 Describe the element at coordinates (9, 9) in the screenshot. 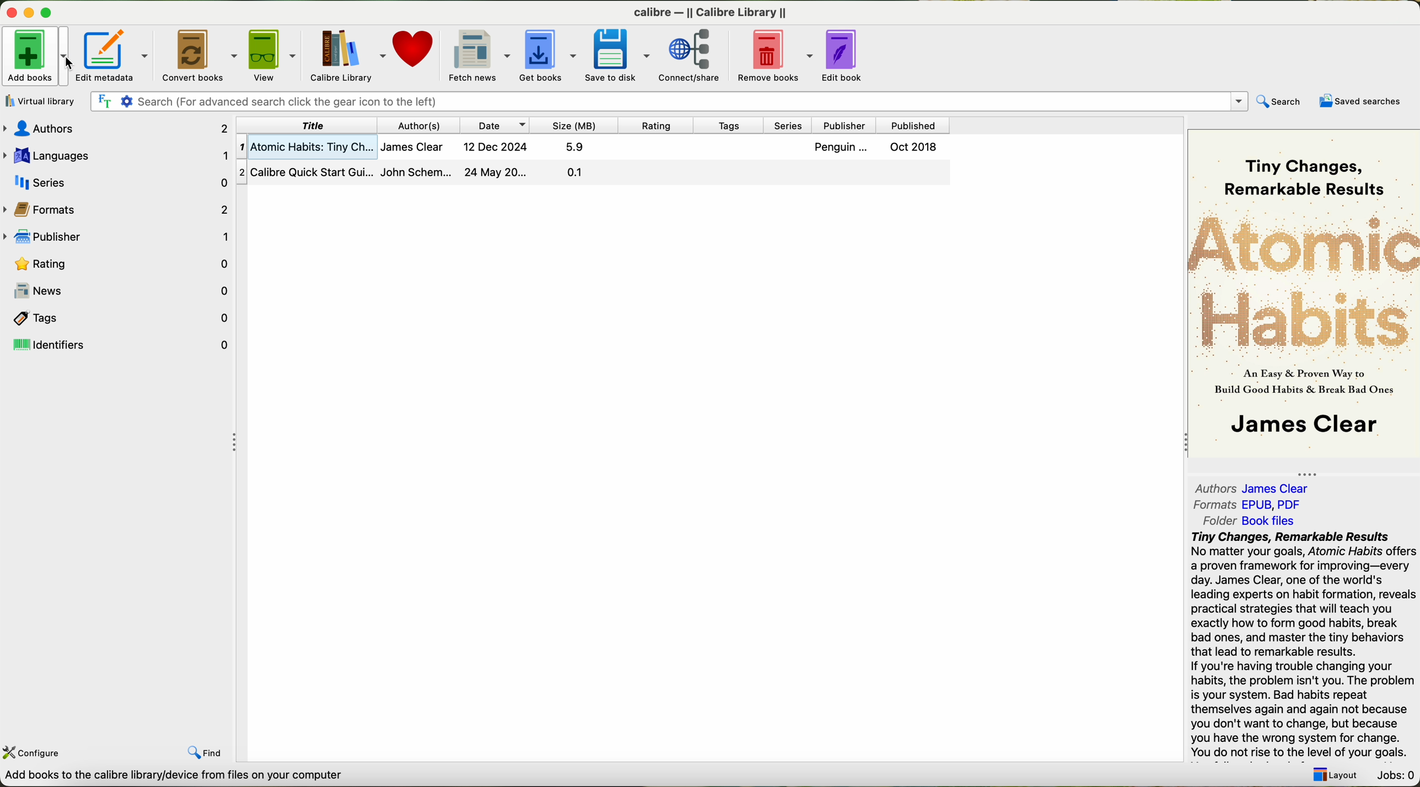

I see `close program` at that location.